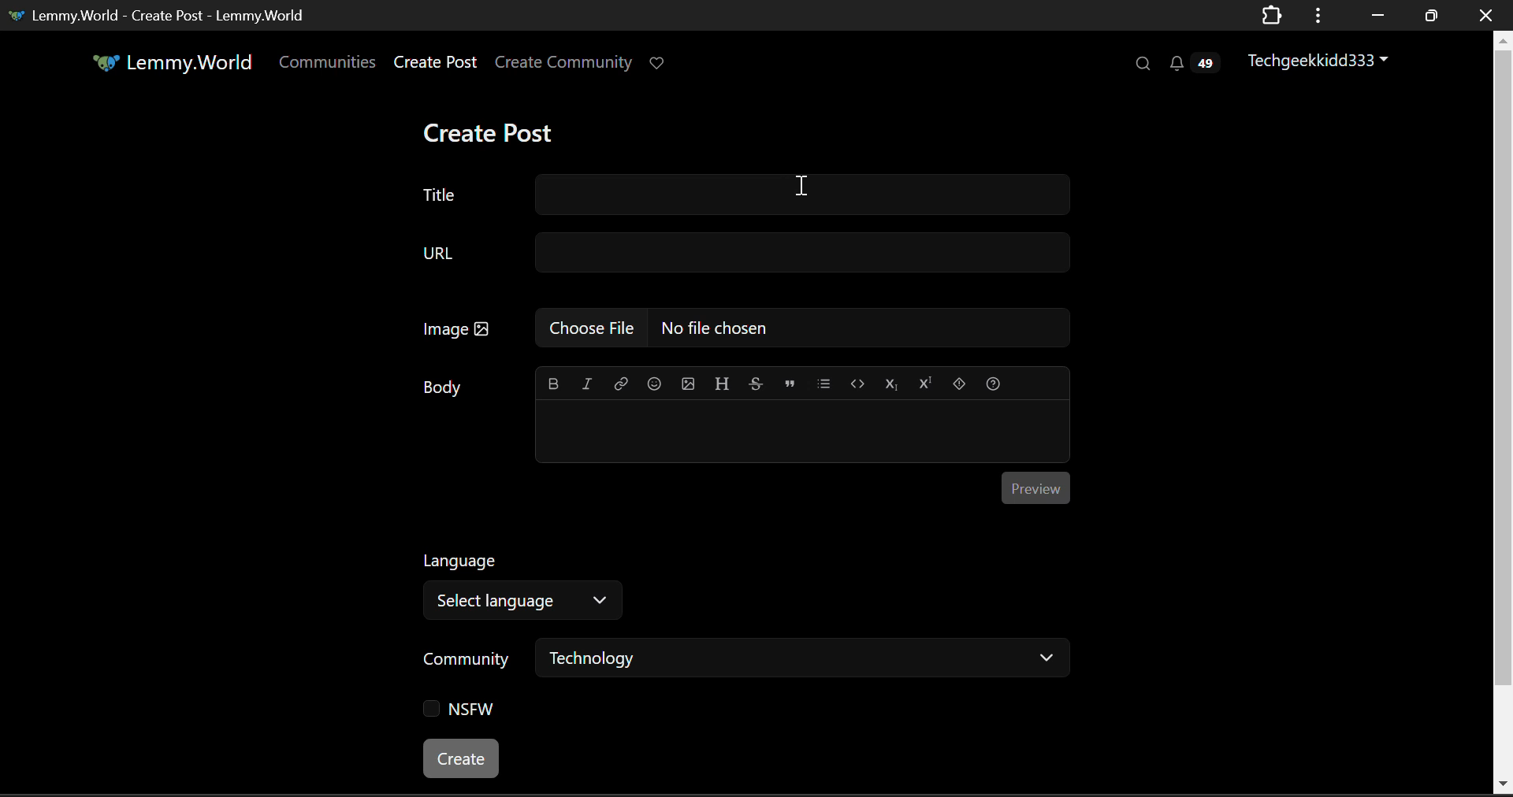 The width and height of the screenshot is (1513, 797). What do you see at coordinates (736, 330) in the screenshot?
I see `Insert Image Field` at bounding box center [736, 330].